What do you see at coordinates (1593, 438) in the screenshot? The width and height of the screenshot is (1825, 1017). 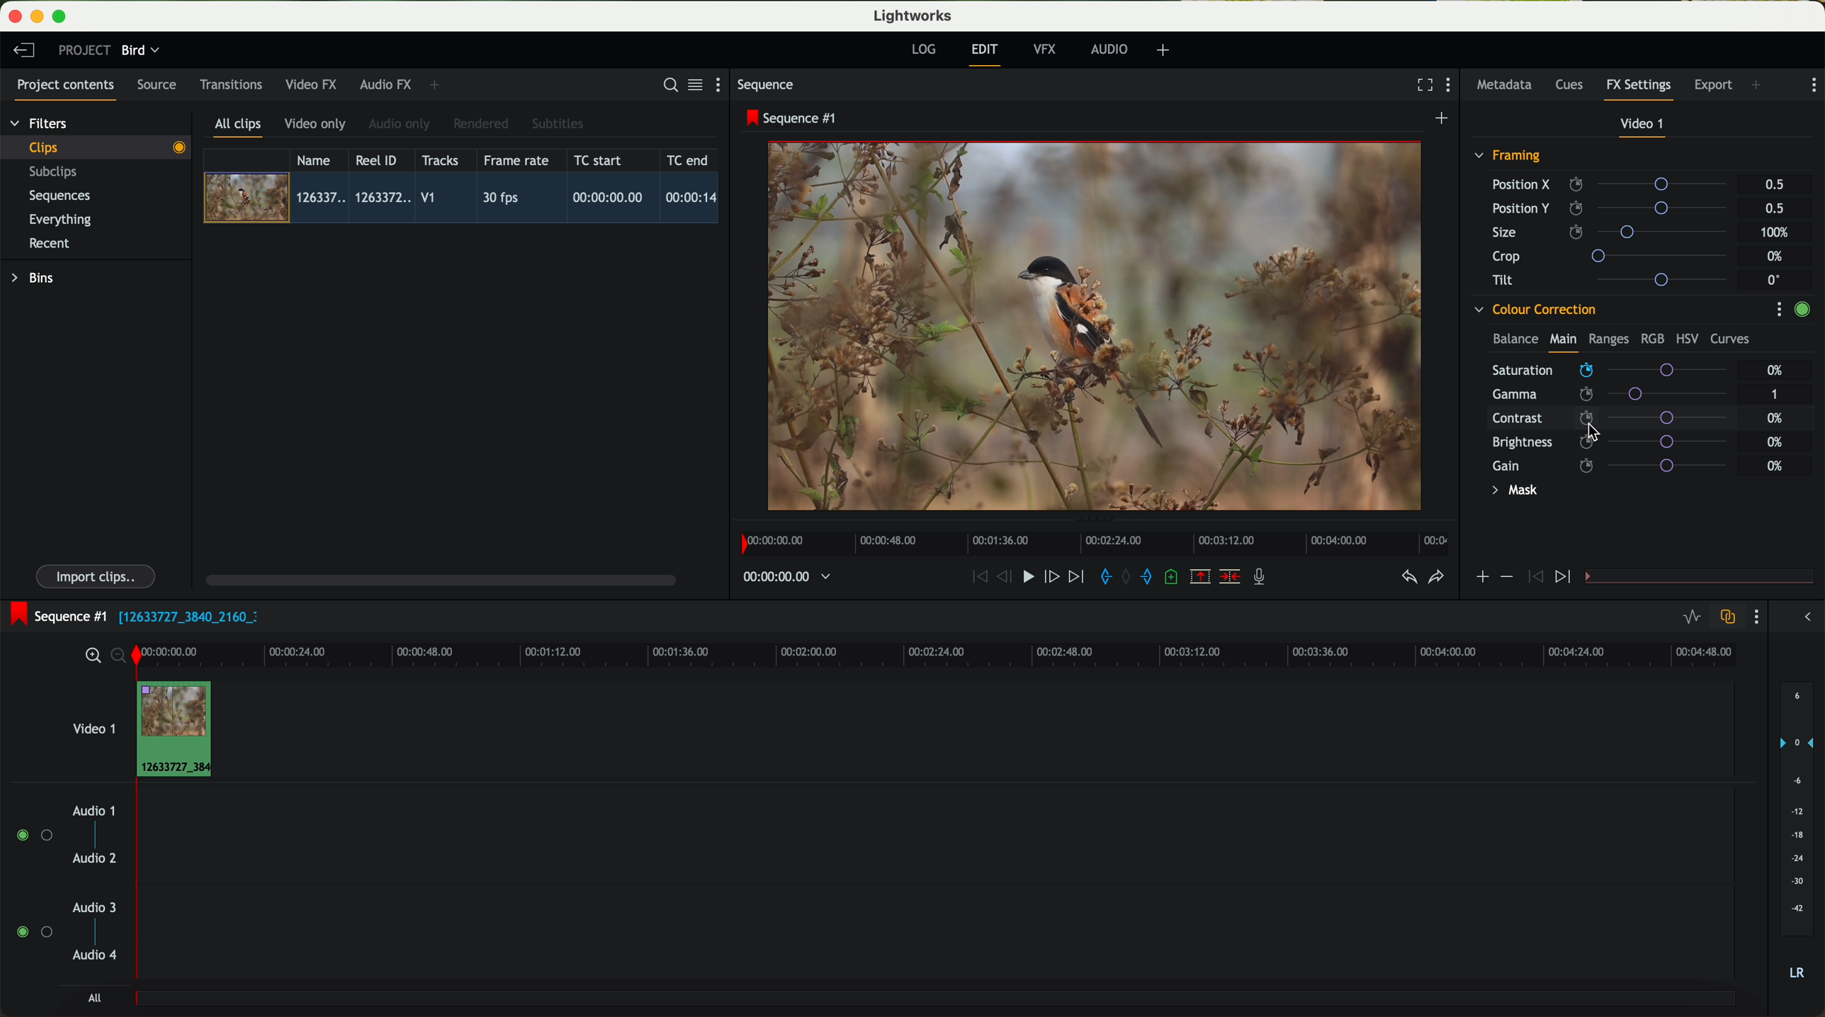 I see `Mouse Cursor` at bounding box center [1593, 438].